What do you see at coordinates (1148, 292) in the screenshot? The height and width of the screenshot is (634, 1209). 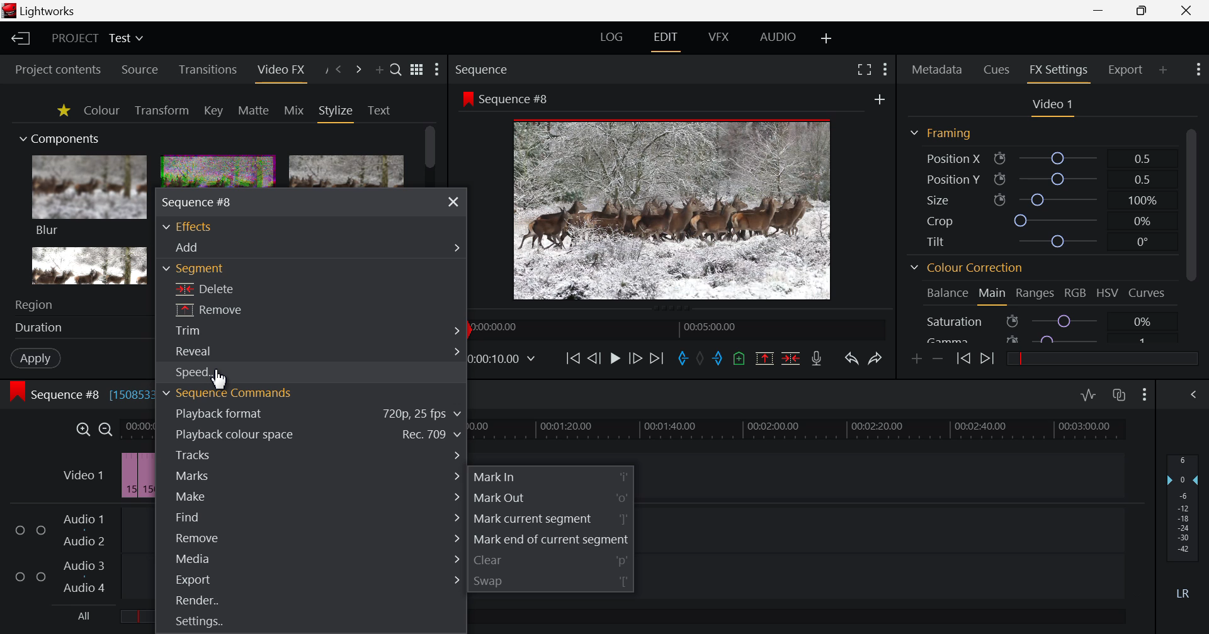 I see `Curves` at bounding box center [1148, 292].